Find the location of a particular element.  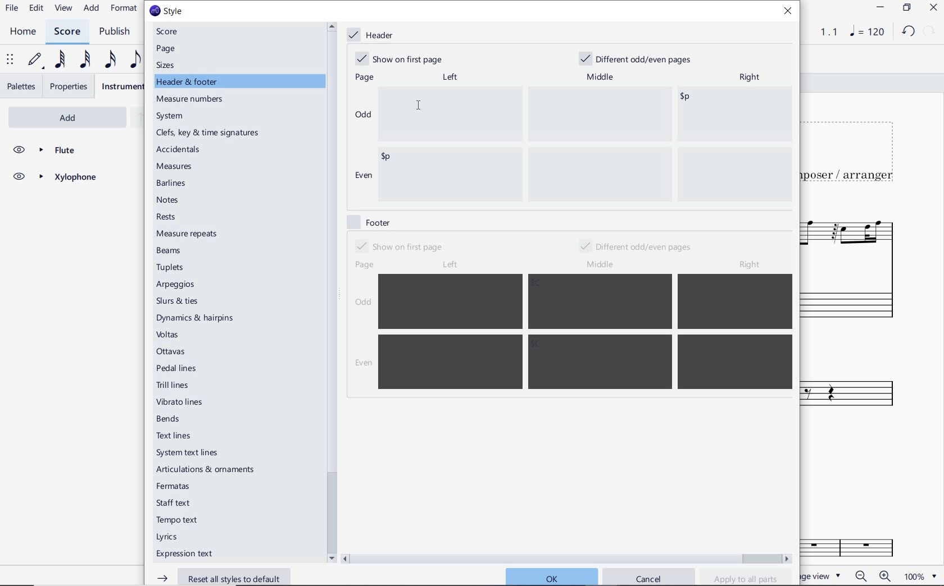

32ND NOTE is located at coordinates (84, 58).